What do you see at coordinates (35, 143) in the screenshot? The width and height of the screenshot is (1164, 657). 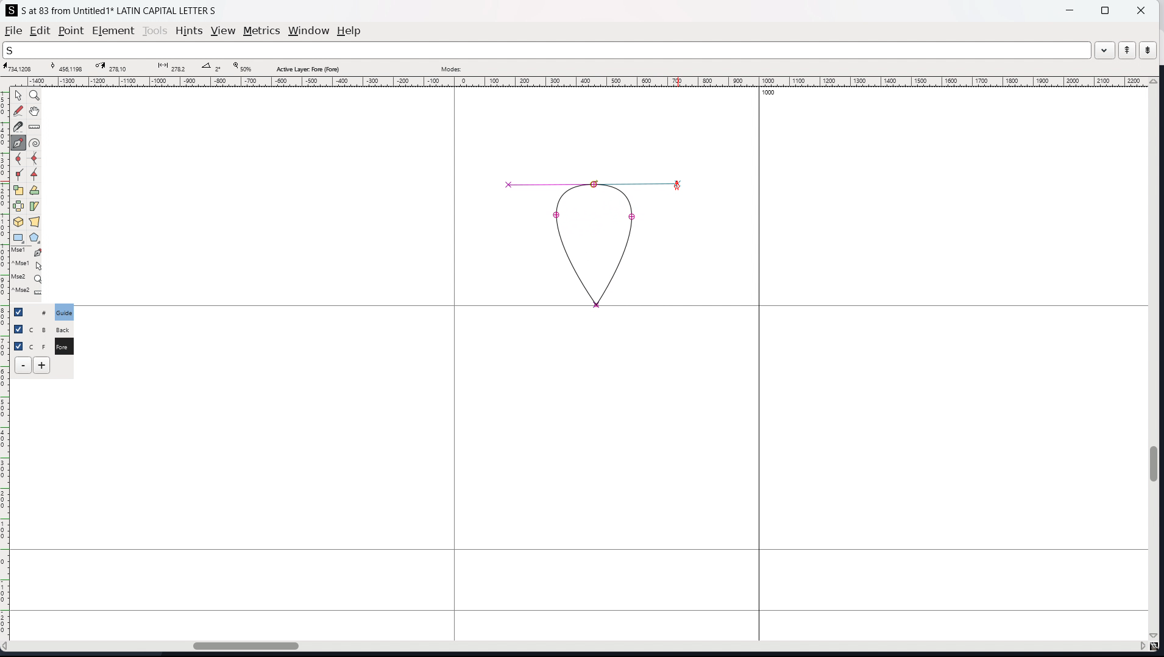 I see `toggle spiro` at bounding box center [35, 143].